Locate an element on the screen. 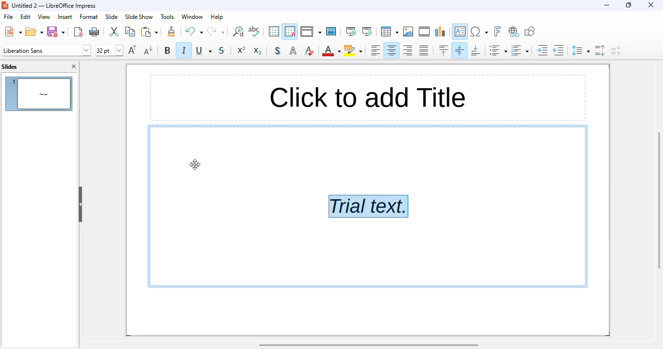 The image size is (663, 349). increase font size is located at coordinates (133, 49).